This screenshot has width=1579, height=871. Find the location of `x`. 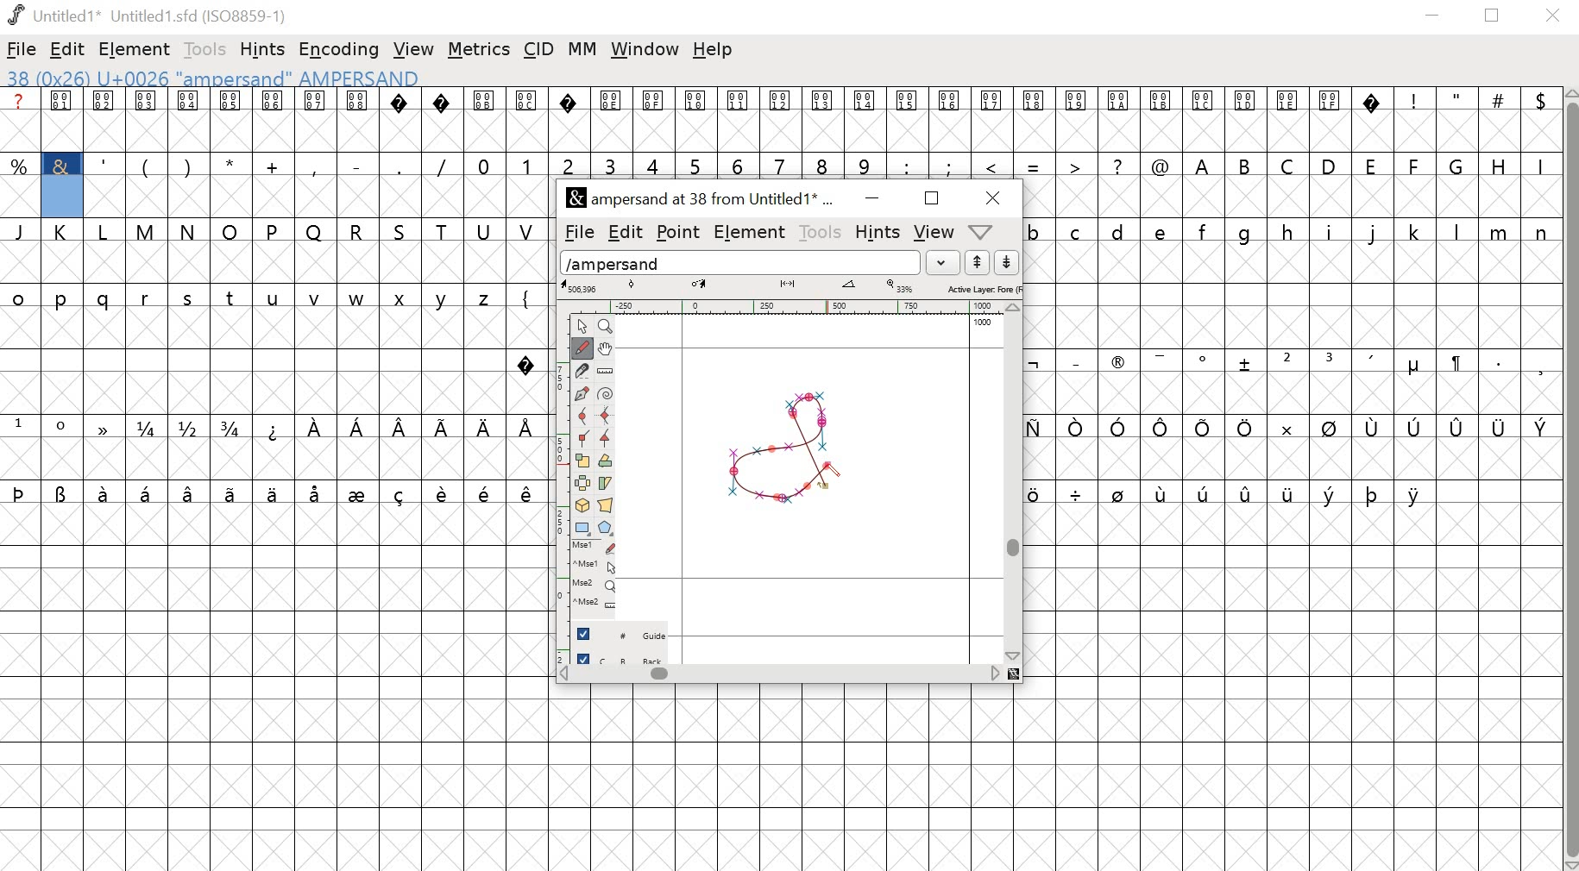

x is located at coordinates (405, 299).